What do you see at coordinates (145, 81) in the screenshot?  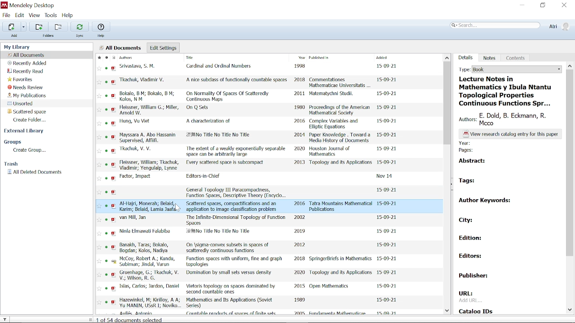 I see `authors` at bounding box center [145, 81].